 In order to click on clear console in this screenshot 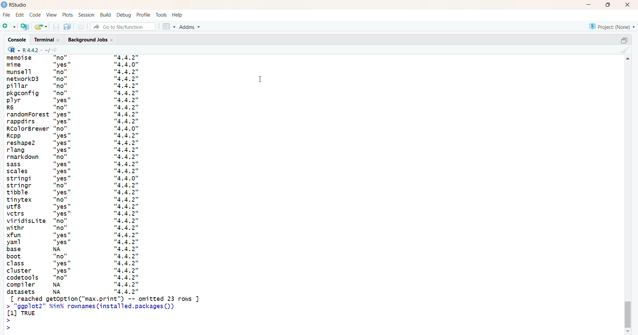, I will do `click(624, 50)`.